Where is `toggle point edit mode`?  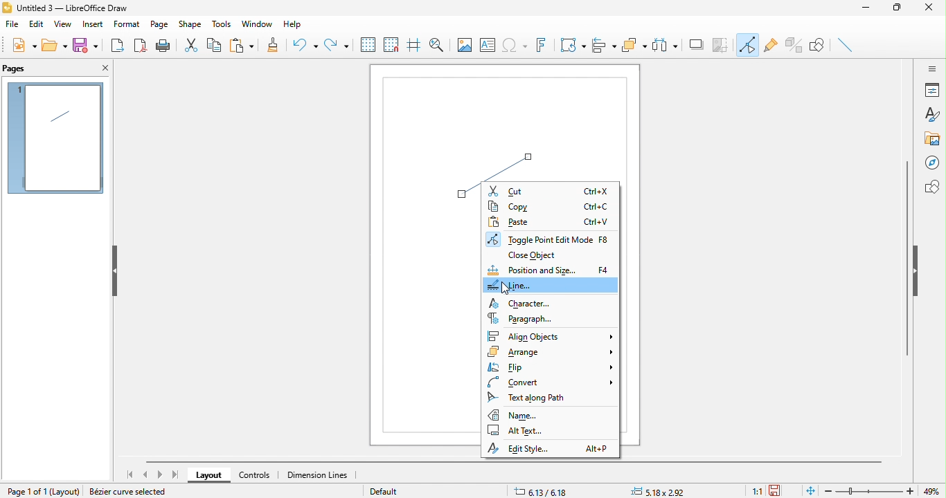
toggle point edit mode is located at coordinates (749, 46).